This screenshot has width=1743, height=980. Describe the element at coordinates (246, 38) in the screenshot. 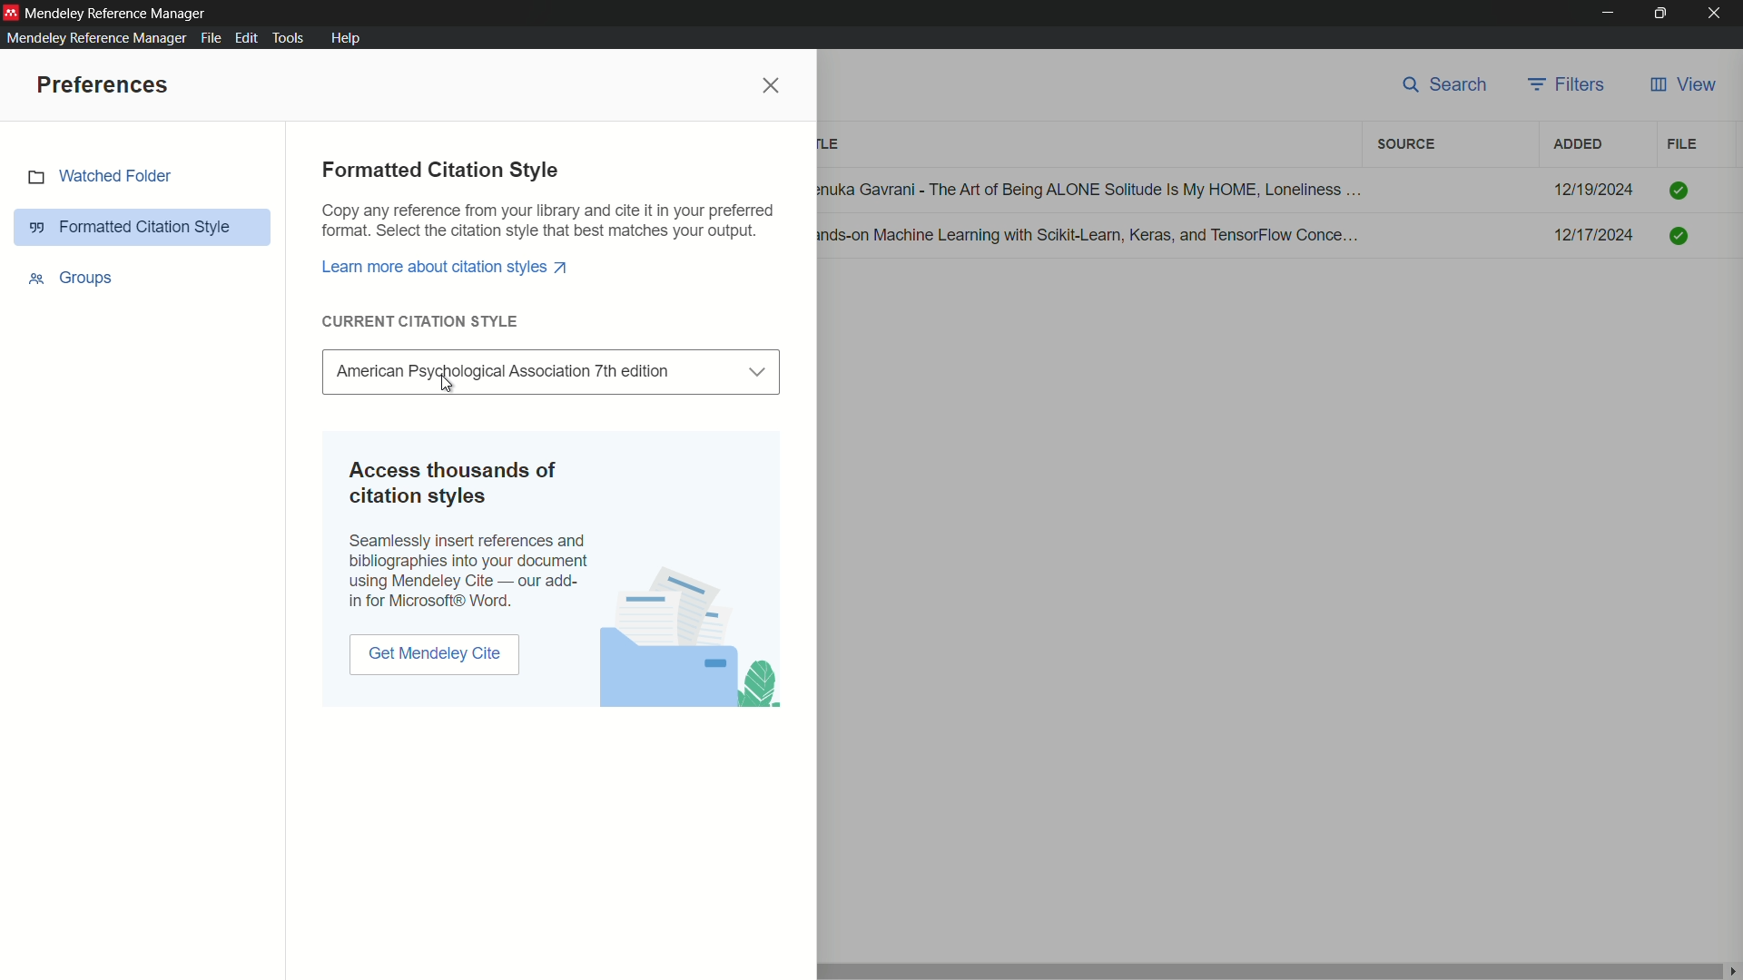

I see `edit menu` at that location.